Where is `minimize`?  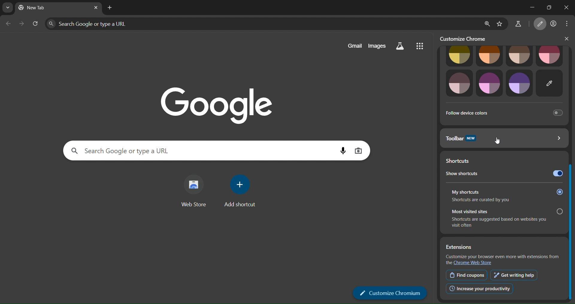
minimize is located at coordinates (529, 7).